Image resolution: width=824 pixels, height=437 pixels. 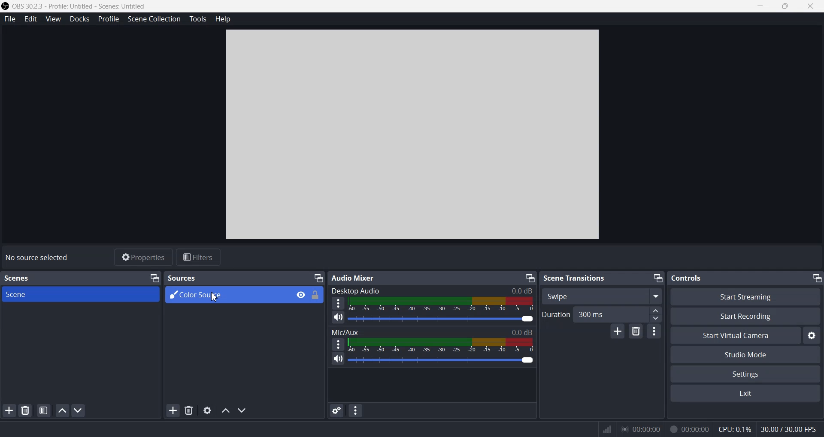 I want to click on Text, so click(x=688, y=278).